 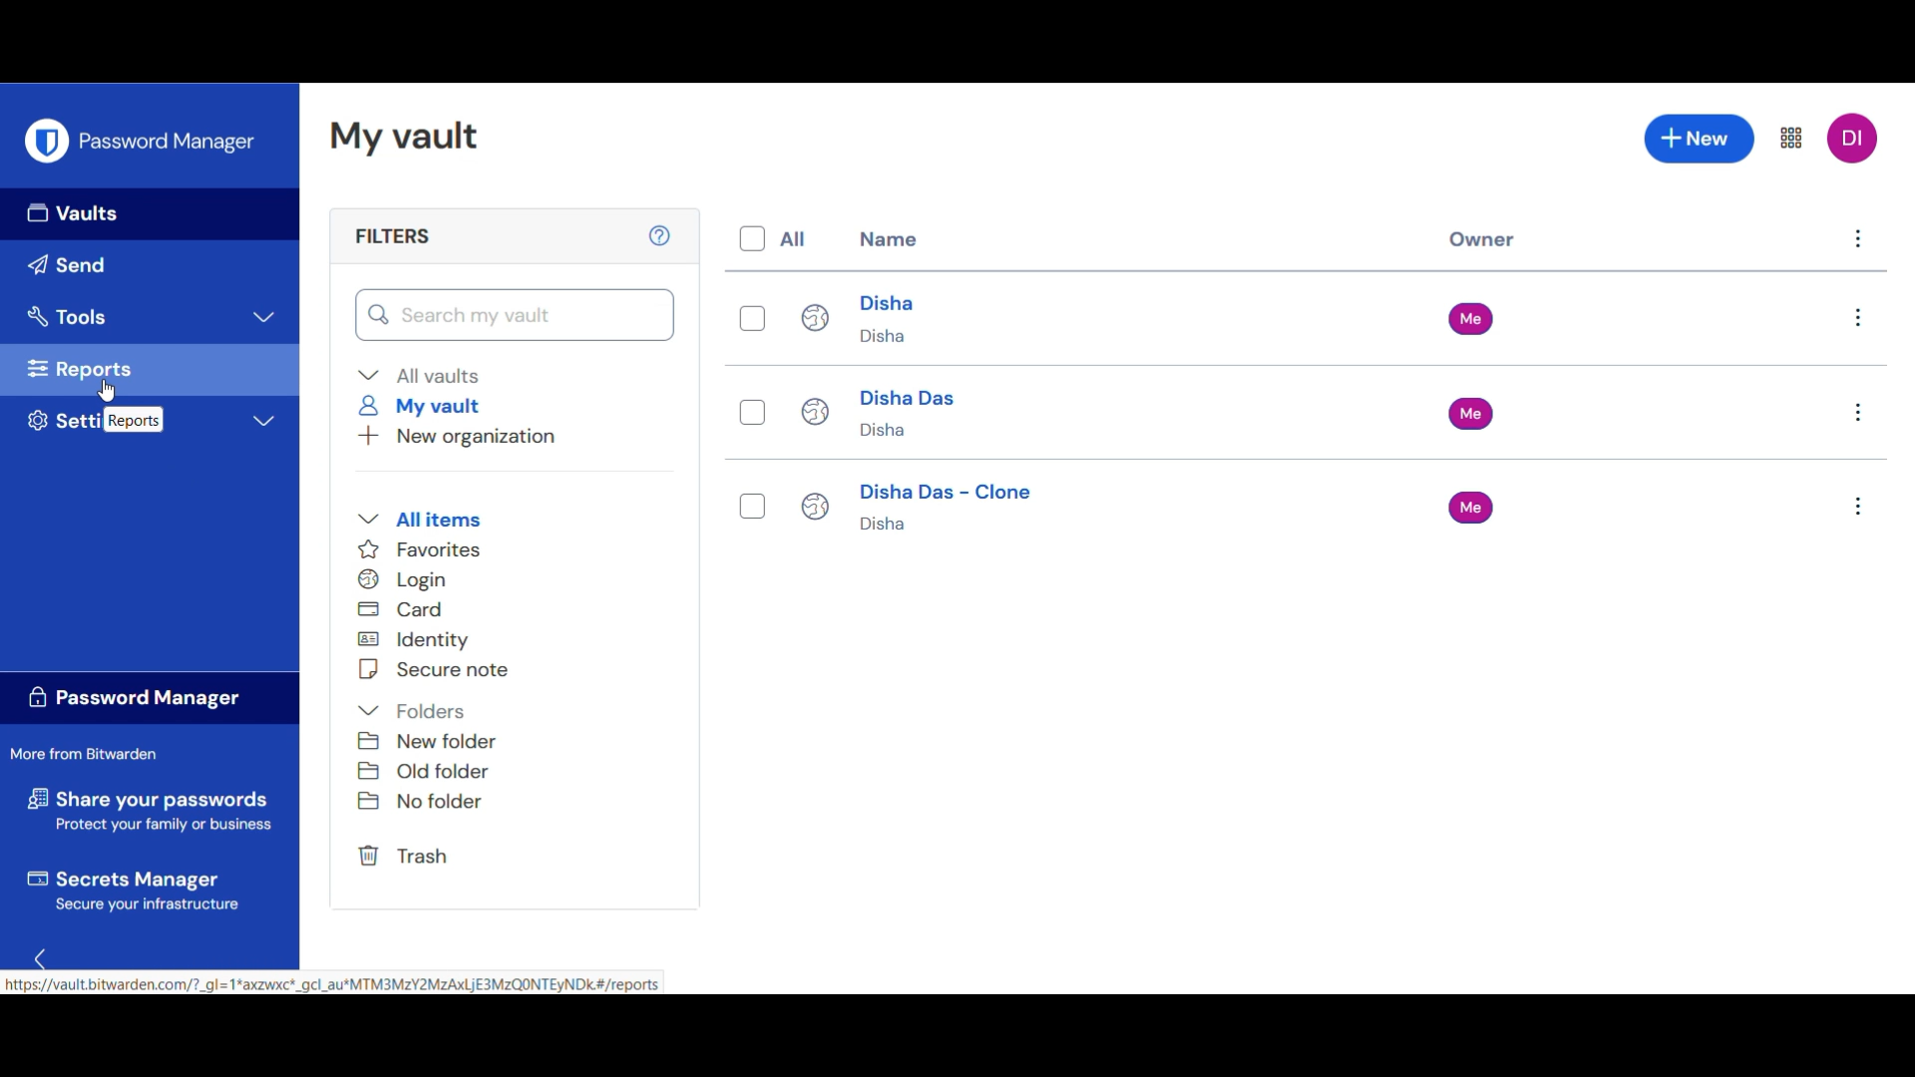 What do you see at coordinates (1856, 414) in the screenshot?
I see `entry menu` at bounding box center [1856, 414].